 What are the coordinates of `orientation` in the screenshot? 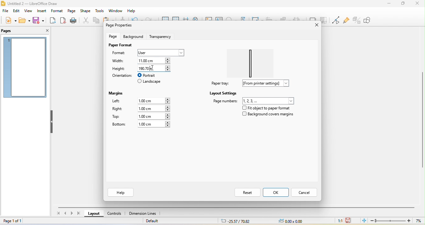 It's located at (121, 76).